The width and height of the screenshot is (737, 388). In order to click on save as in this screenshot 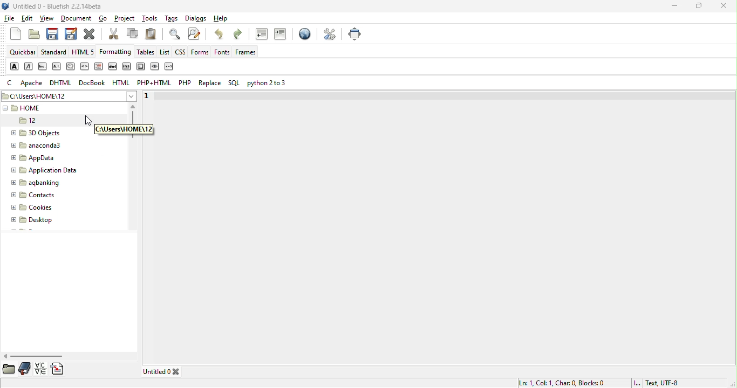, I will do `click(71, 36)`.